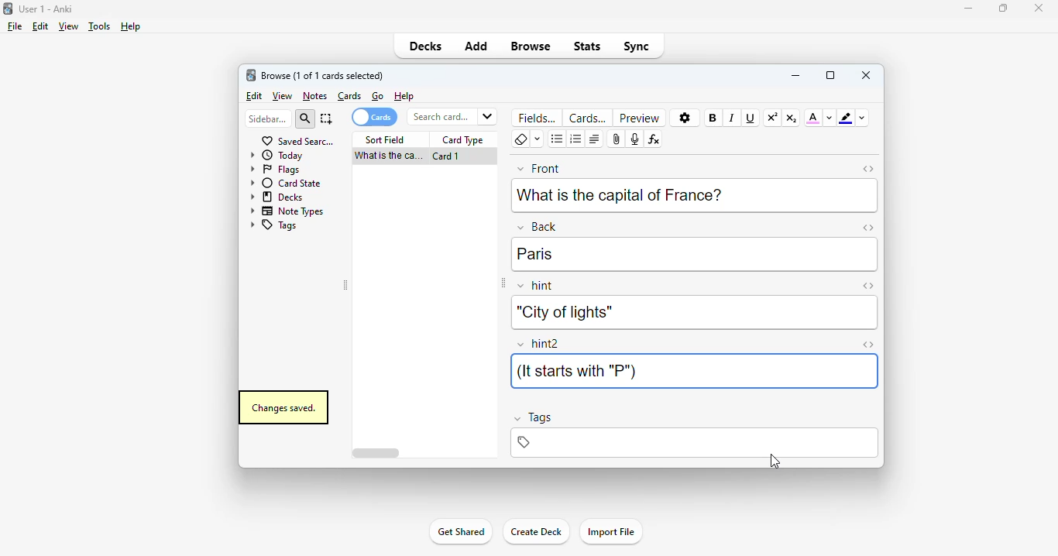 The image size is (1058, 556). Describe the element at coordinates (68, 26) in the screenshot. I see `view` at that location.